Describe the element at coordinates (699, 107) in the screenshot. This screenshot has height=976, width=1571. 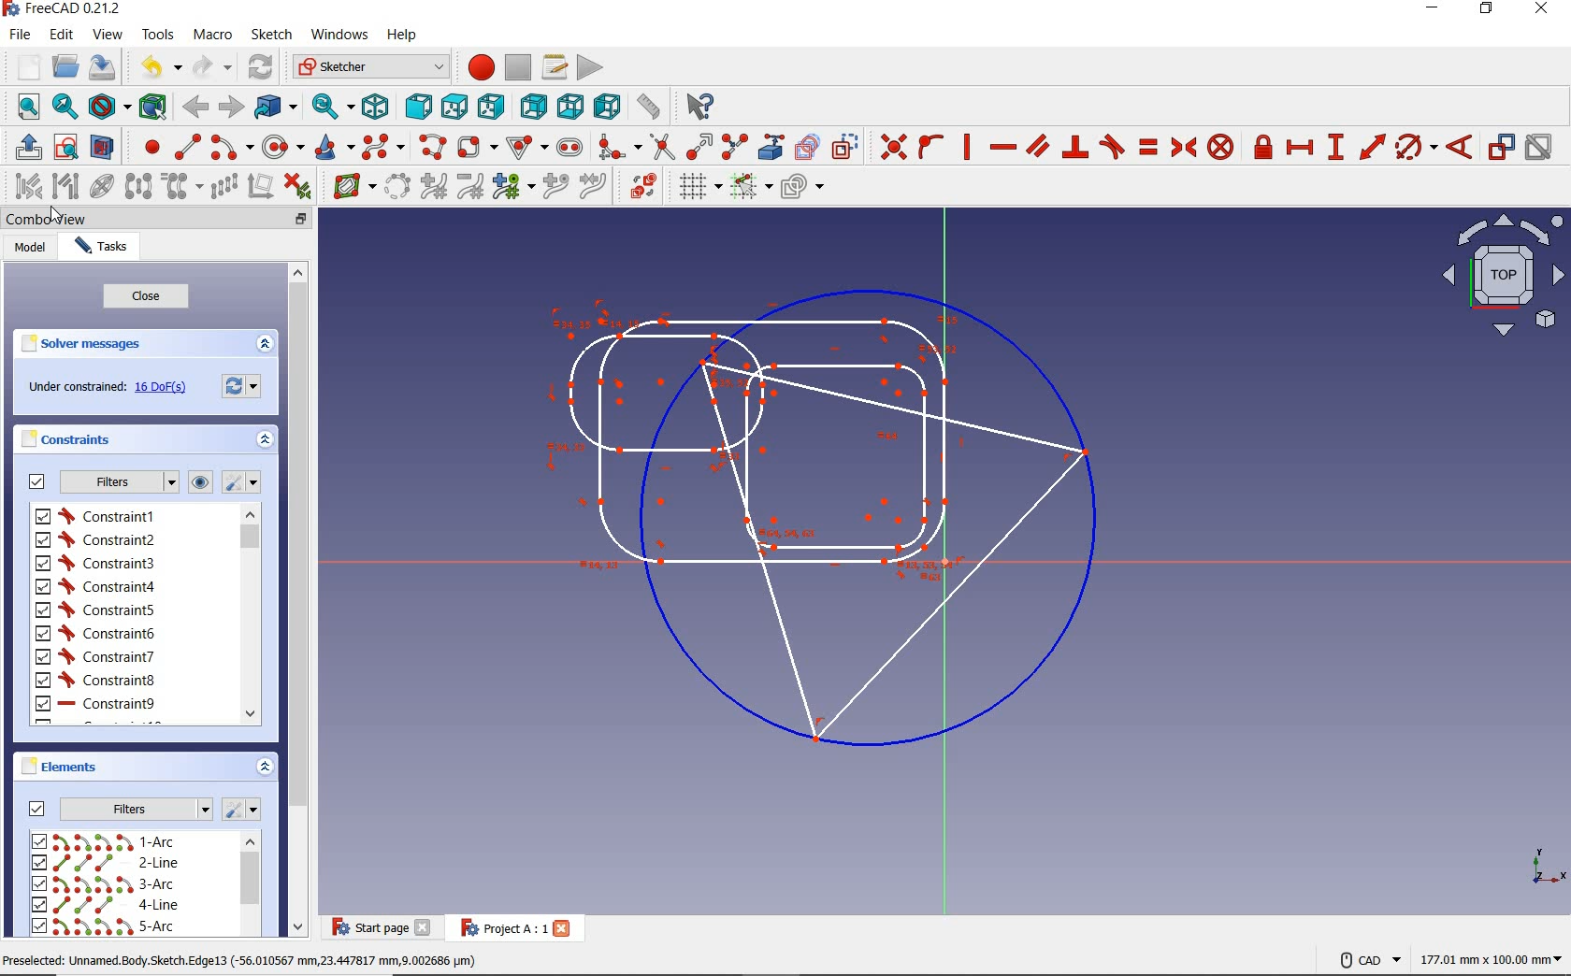
I see `what's this?` at that location.